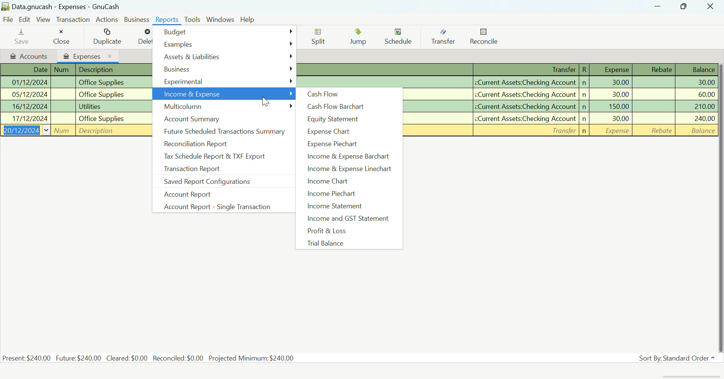 The image size is (724, 379). Describe the element at coordinates (508, 82) in the screenshot. I see `Office Supplies Transaction` at that location.